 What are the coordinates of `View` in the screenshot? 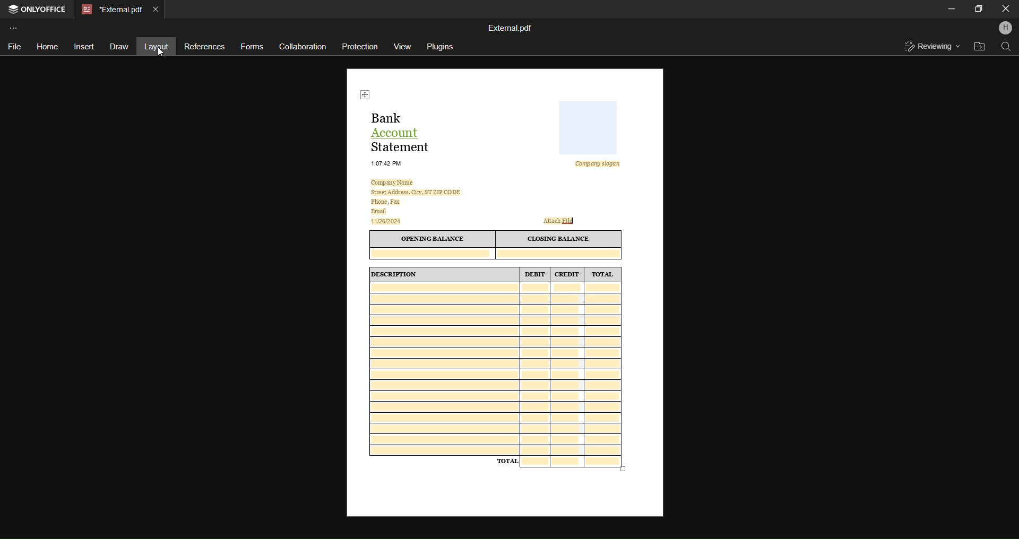 It's located at (402, 46).